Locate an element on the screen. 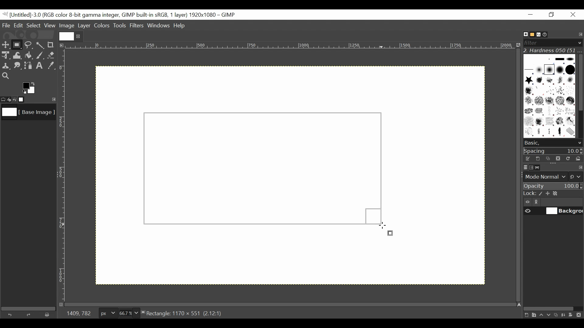 This screenshot has height=328, width=584. Undo is located at coordinates (11, 314).